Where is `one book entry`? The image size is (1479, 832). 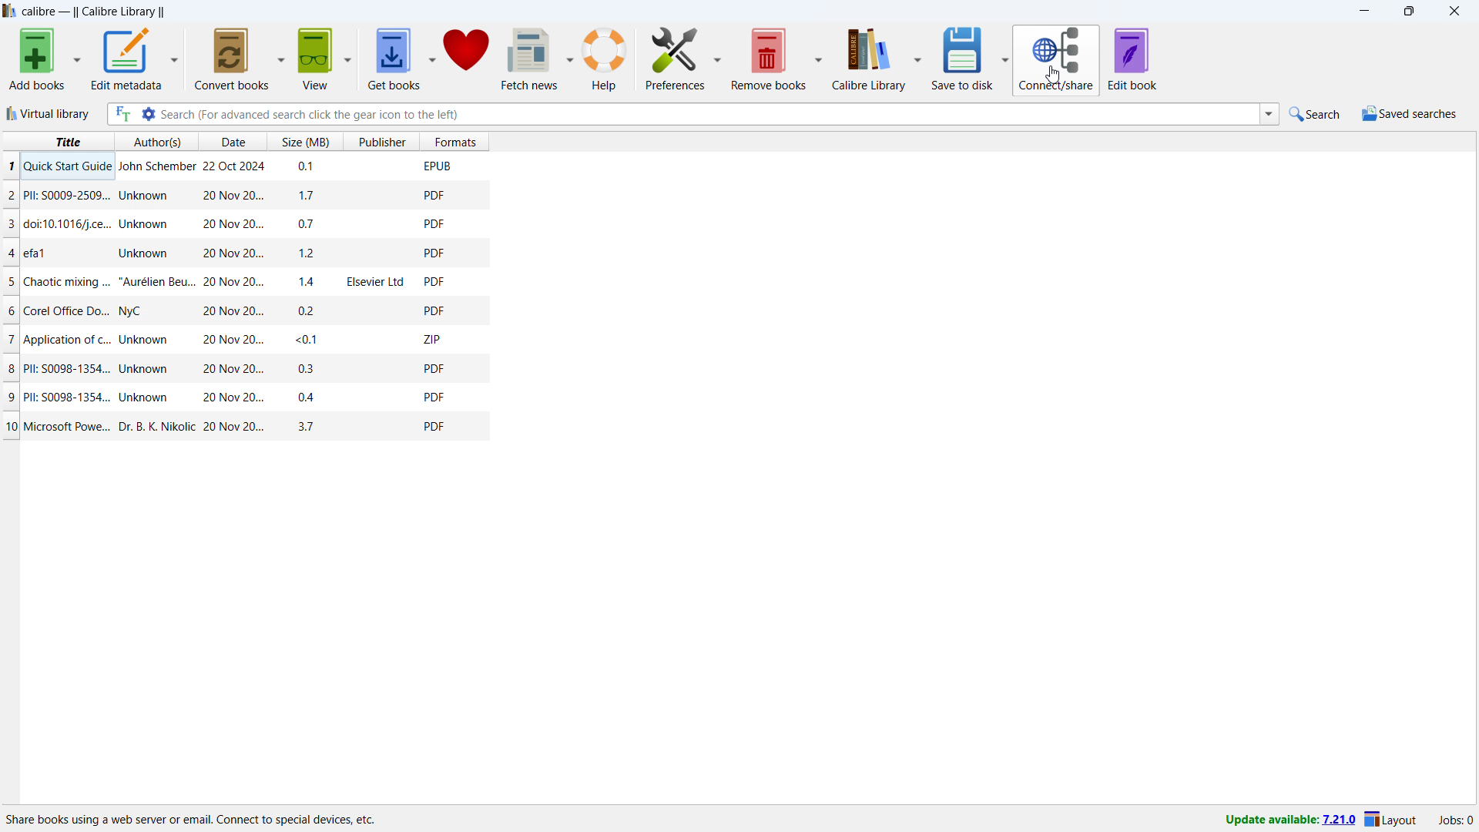
one book entry is located at coordinates (240, 340).